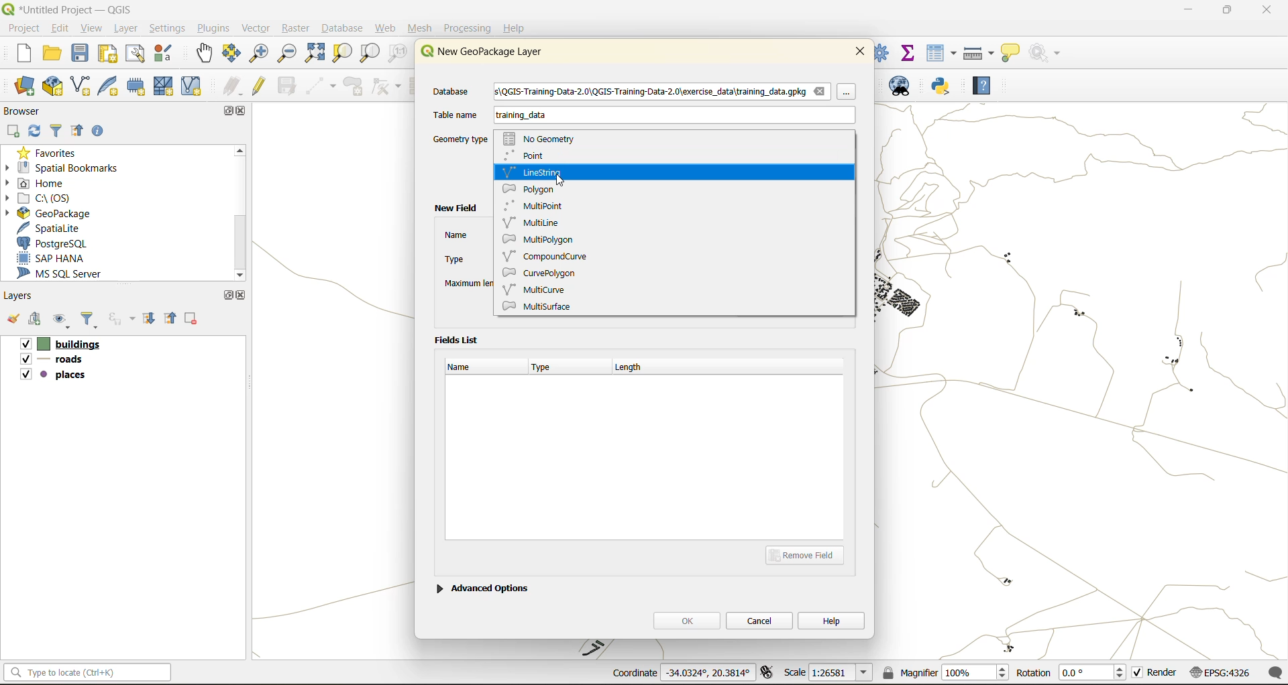 The width and height of the screenshot is (1288, 685). What do you see at coordinates (809, 554) in the screenshot?
I see `remove field` at bounding box center [809, 554].